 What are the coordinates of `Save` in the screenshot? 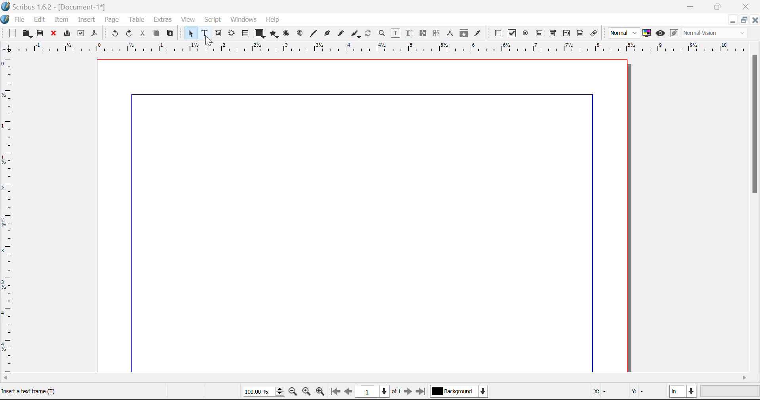 It's located at (41, 33).